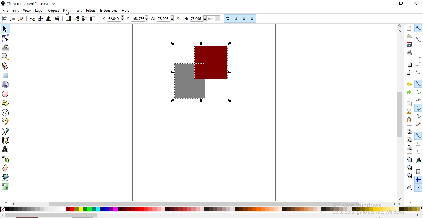 This screenshot has height=218, width=423. Describe the element at coordinates (5, 29) in the screenshot. I see `select and transform objects` at that location.